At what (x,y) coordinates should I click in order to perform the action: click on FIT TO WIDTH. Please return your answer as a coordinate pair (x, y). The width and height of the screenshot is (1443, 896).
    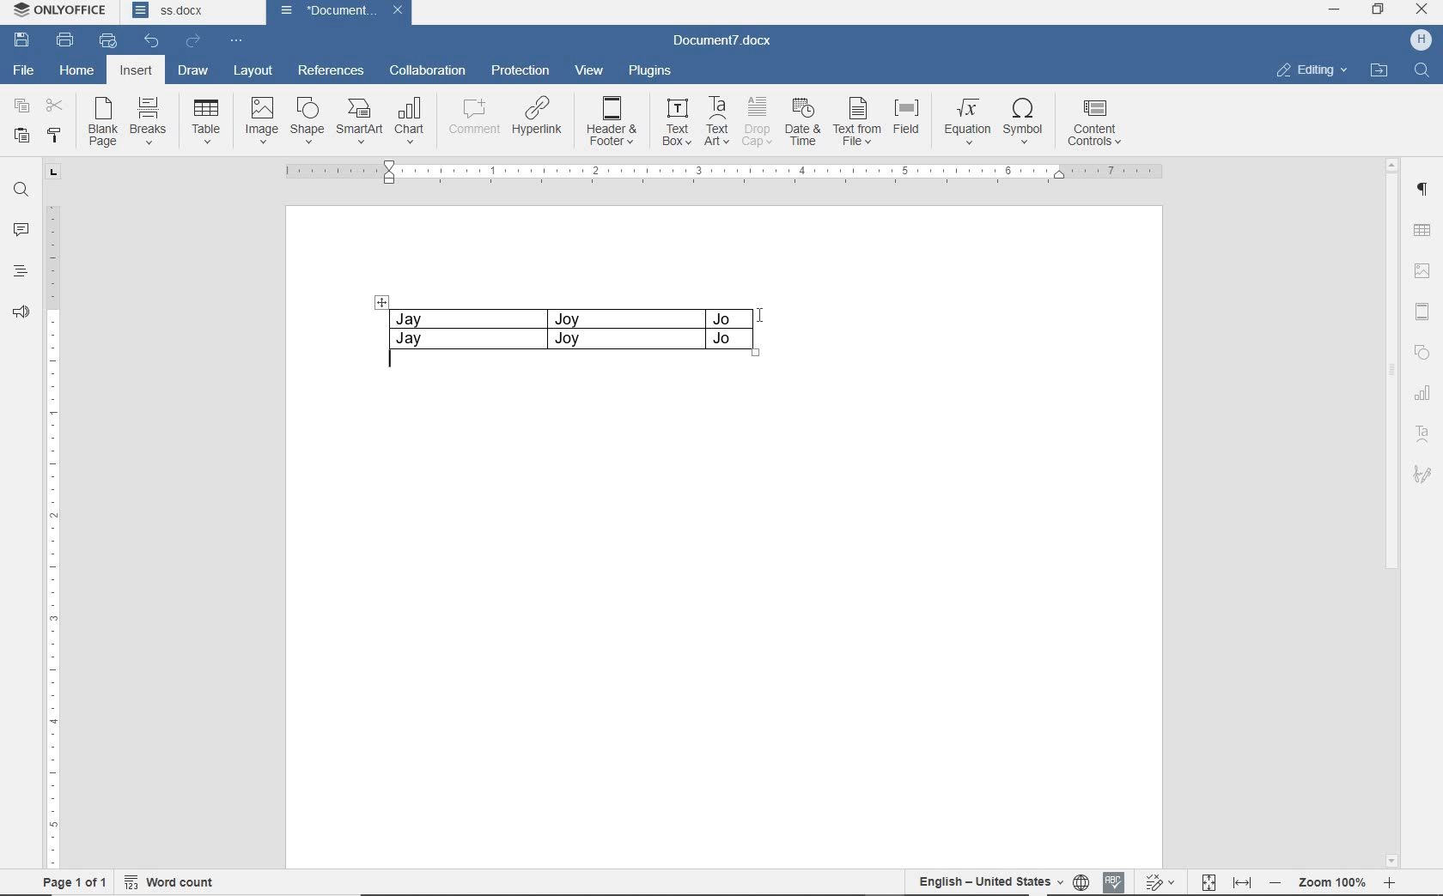
    Looking at the image, I should click on (1242, 880).